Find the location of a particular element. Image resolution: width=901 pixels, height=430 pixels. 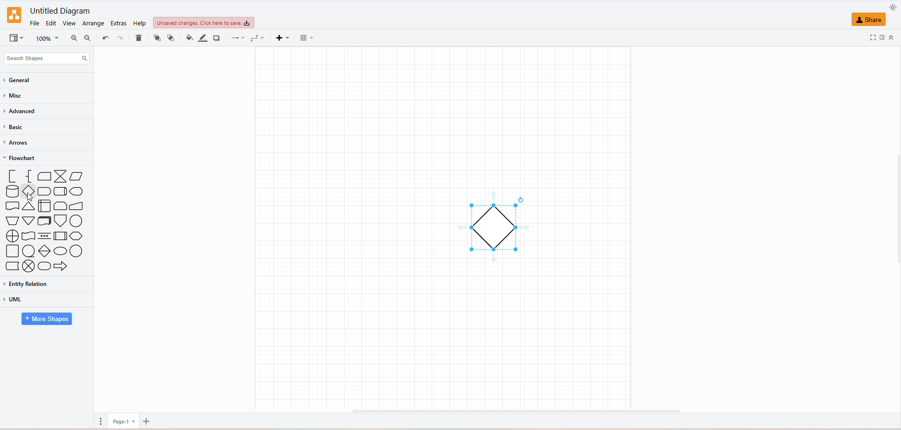

ZOOM is located at coordinates (47, 38).